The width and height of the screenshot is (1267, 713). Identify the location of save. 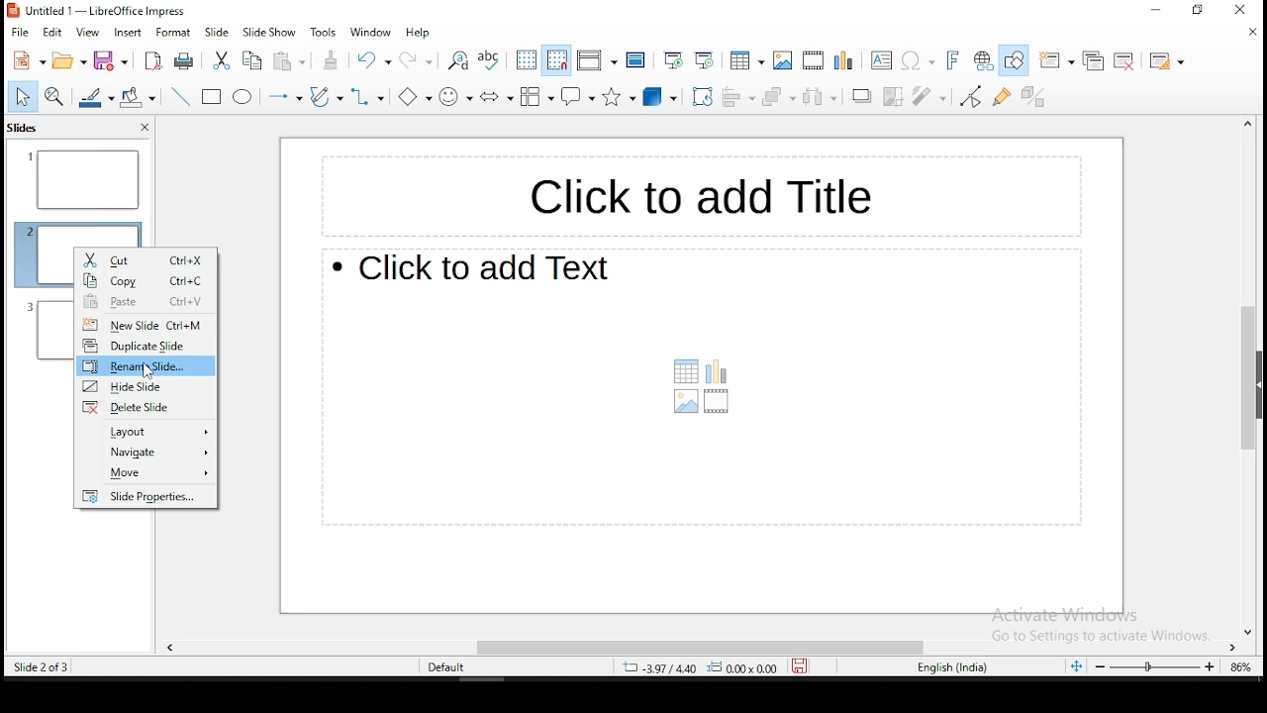
(804, 665).